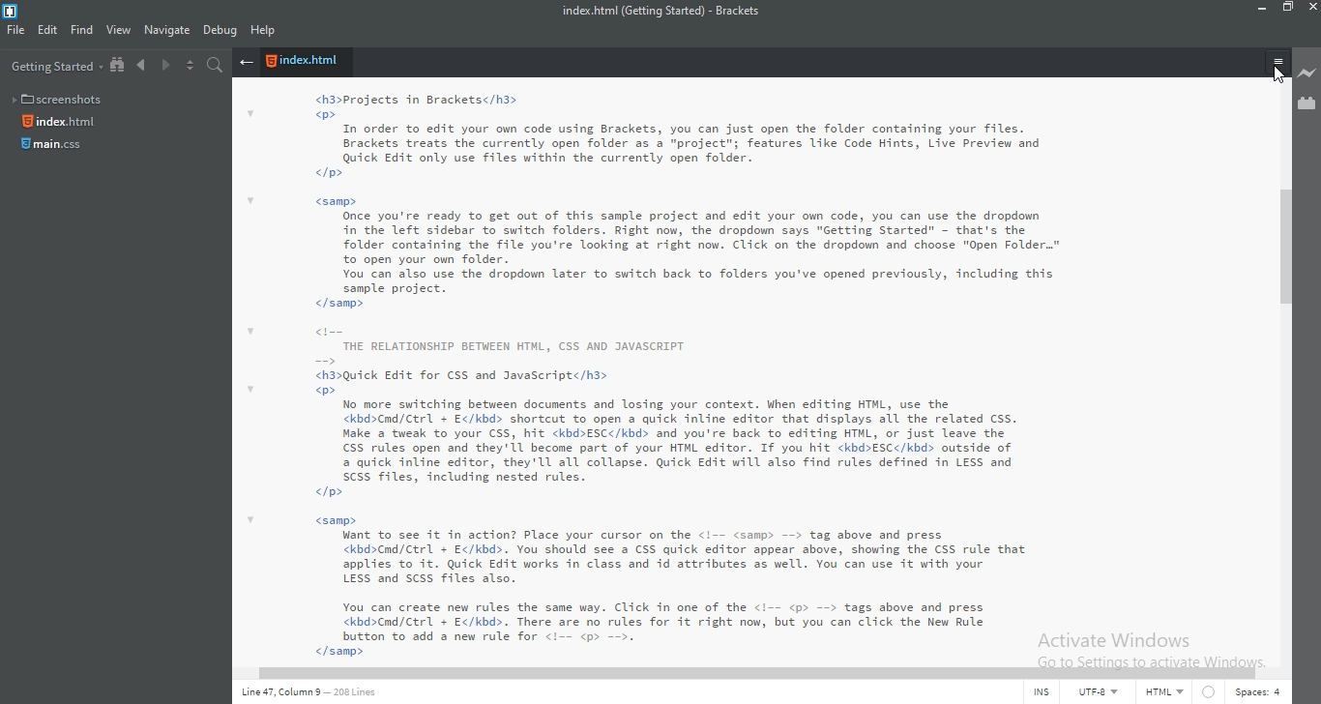 The width and height of the screenshot is (1321, 704). What do you see at coordinates (306, 63) in the screenshot?
I see `Index.html` at bounding box center [306, 63].